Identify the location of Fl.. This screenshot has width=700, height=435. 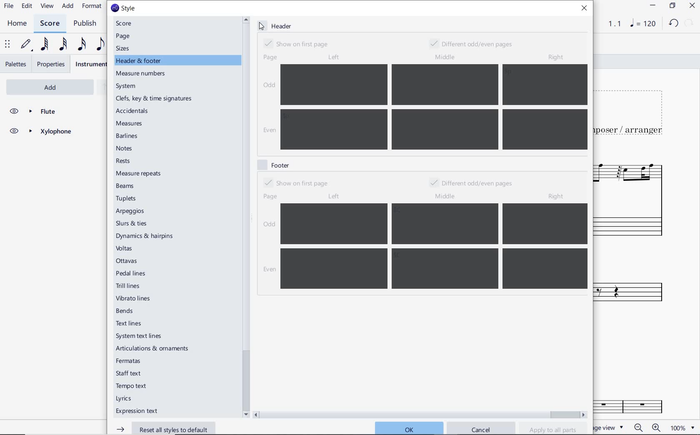
(642, 404).